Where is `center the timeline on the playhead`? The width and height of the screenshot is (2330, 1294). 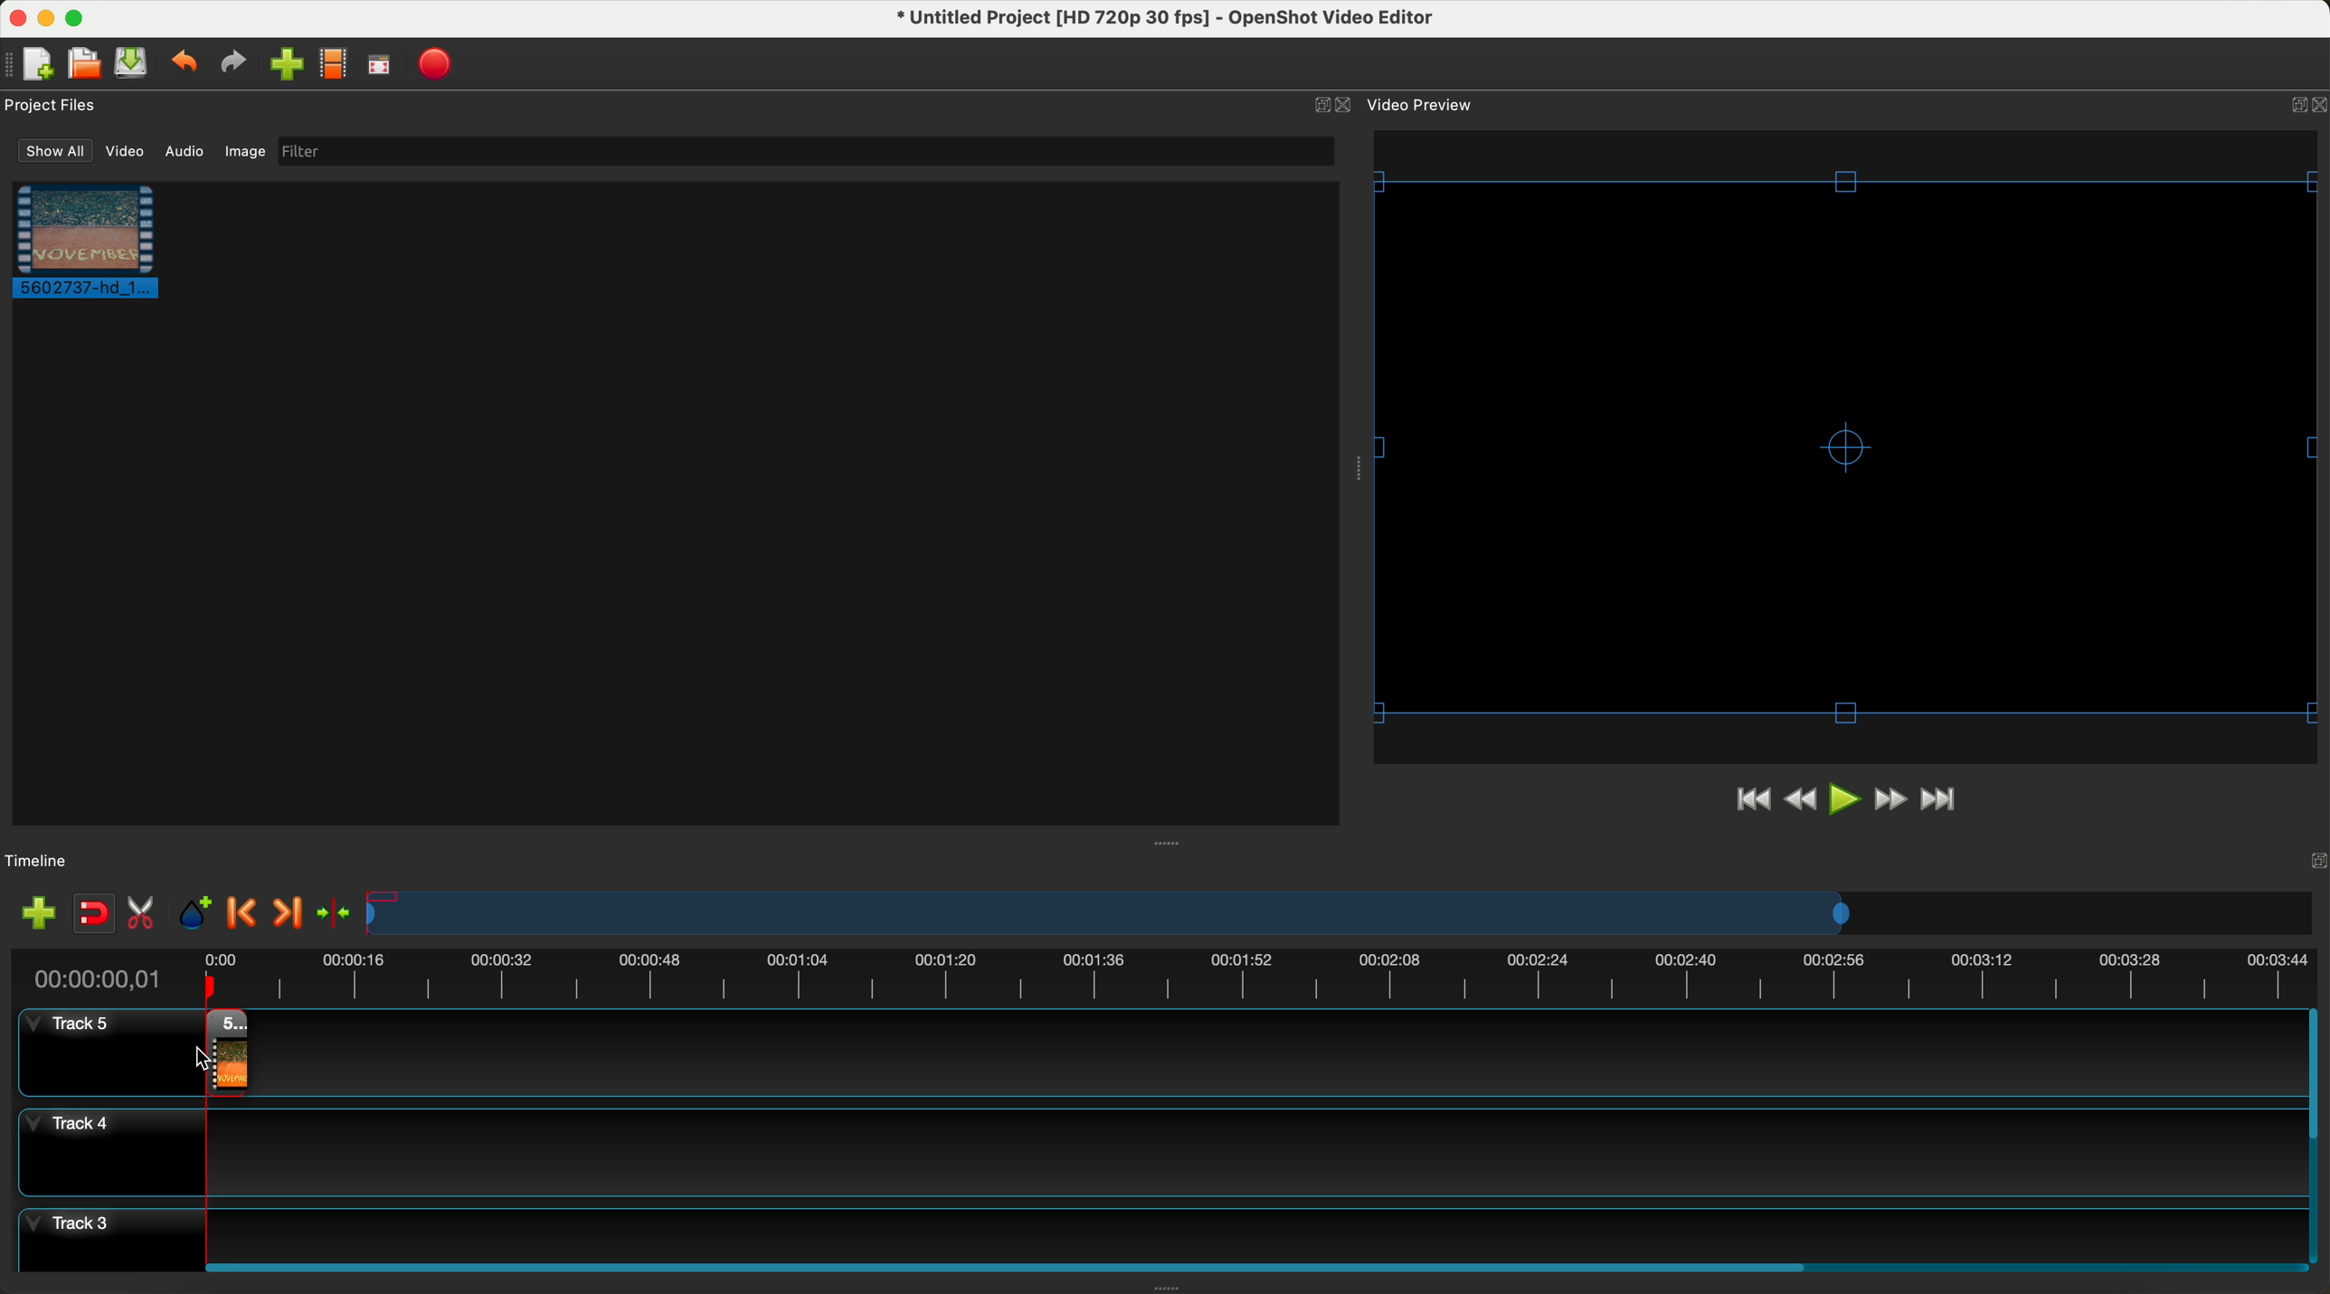 center the timeline on the playhead is located at coordinates (345, 913).